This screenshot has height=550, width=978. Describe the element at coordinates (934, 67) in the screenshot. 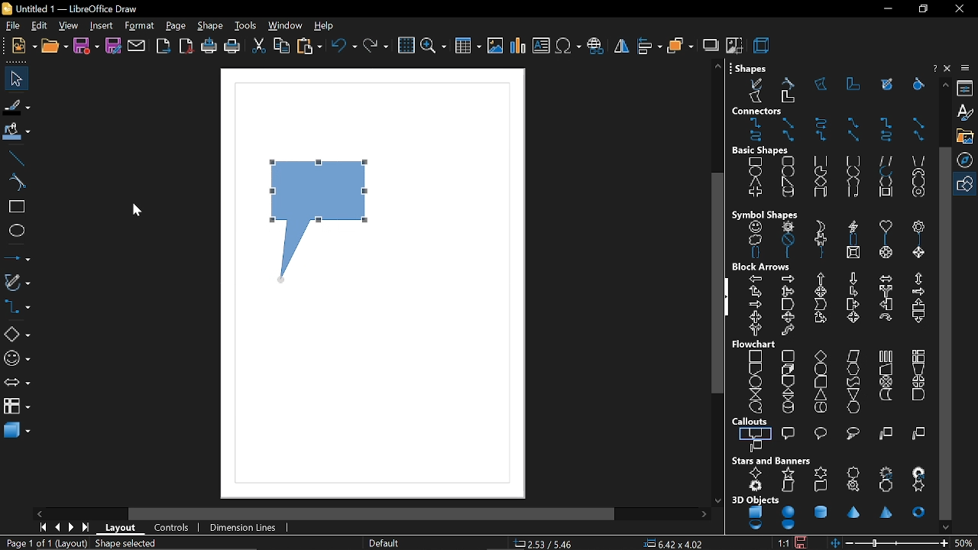

I see `help` at that location.